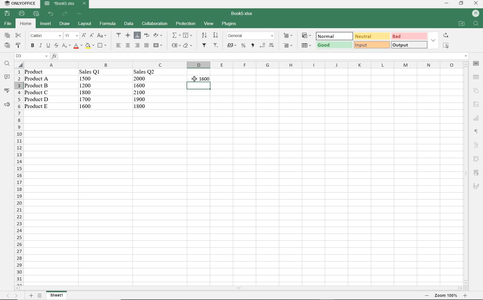  Describe the element at coordinates (217, 45) in the screenshot. I see `remove filter` at that location.